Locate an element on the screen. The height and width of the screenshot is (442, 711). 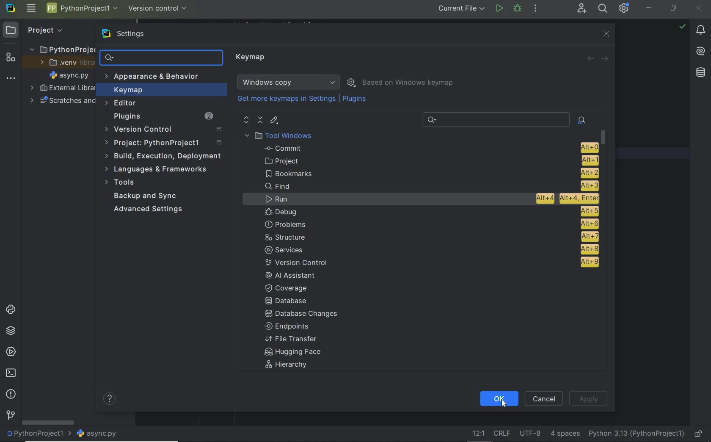
scrollbar is located at coordinates (47, 422).